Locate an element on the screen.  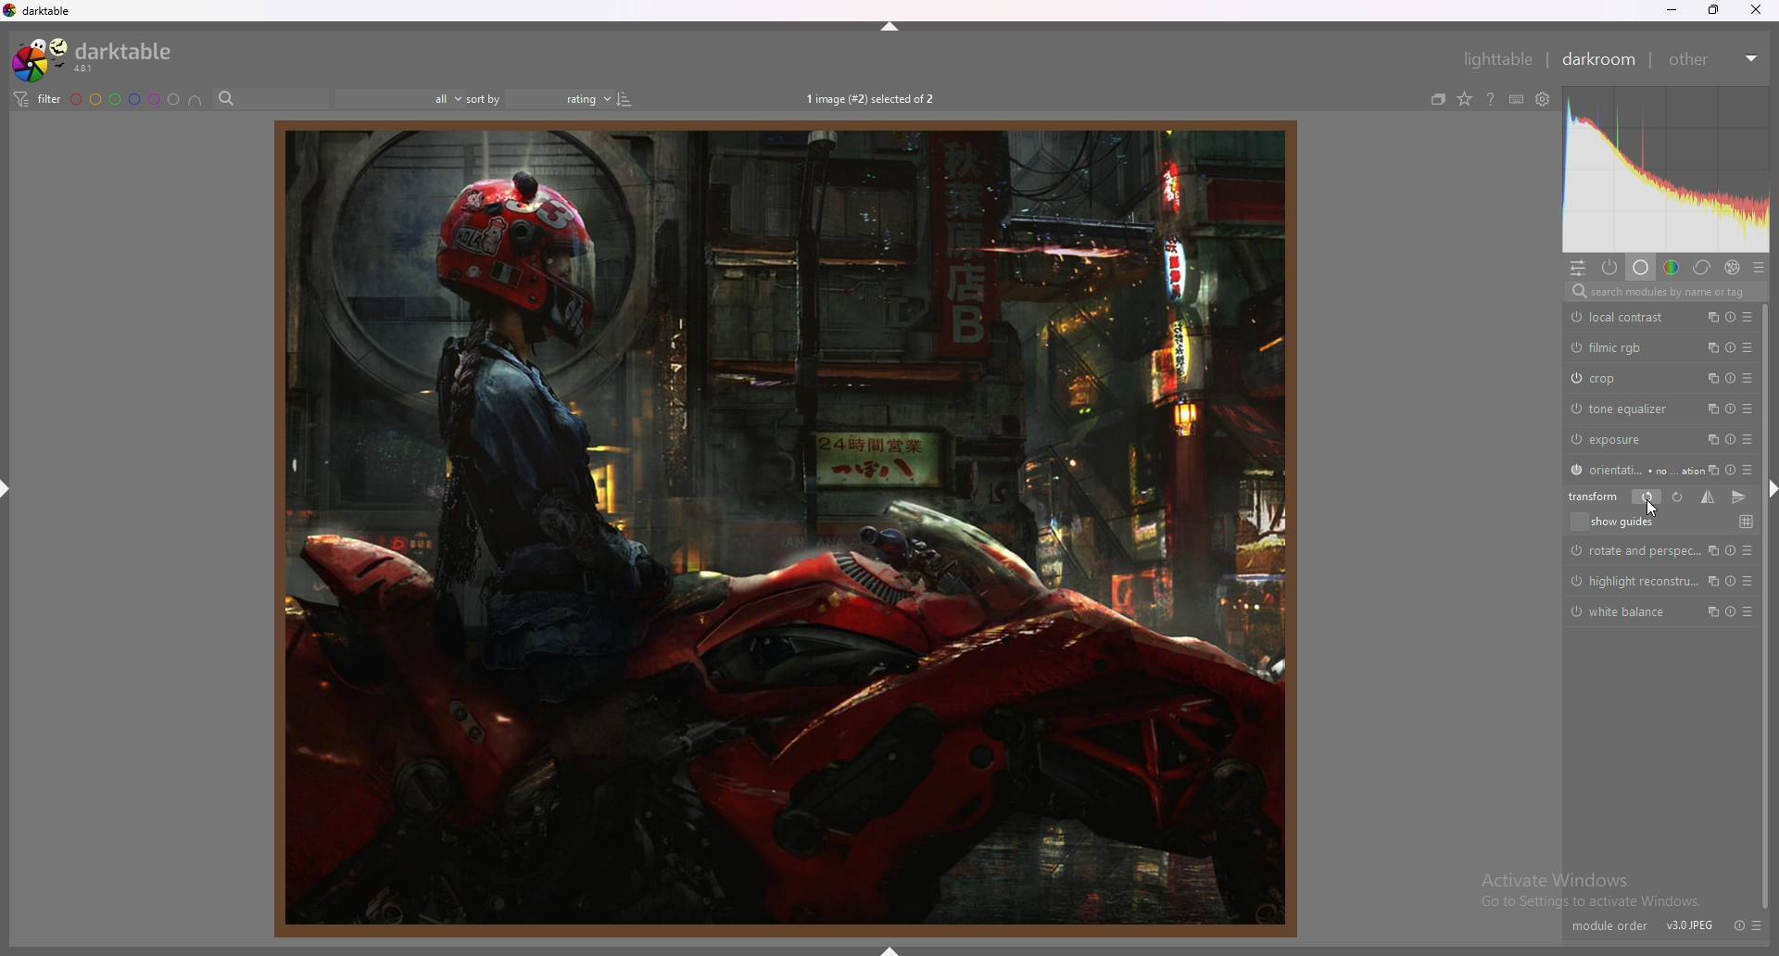
module order is located at coordinates (1609, 925).